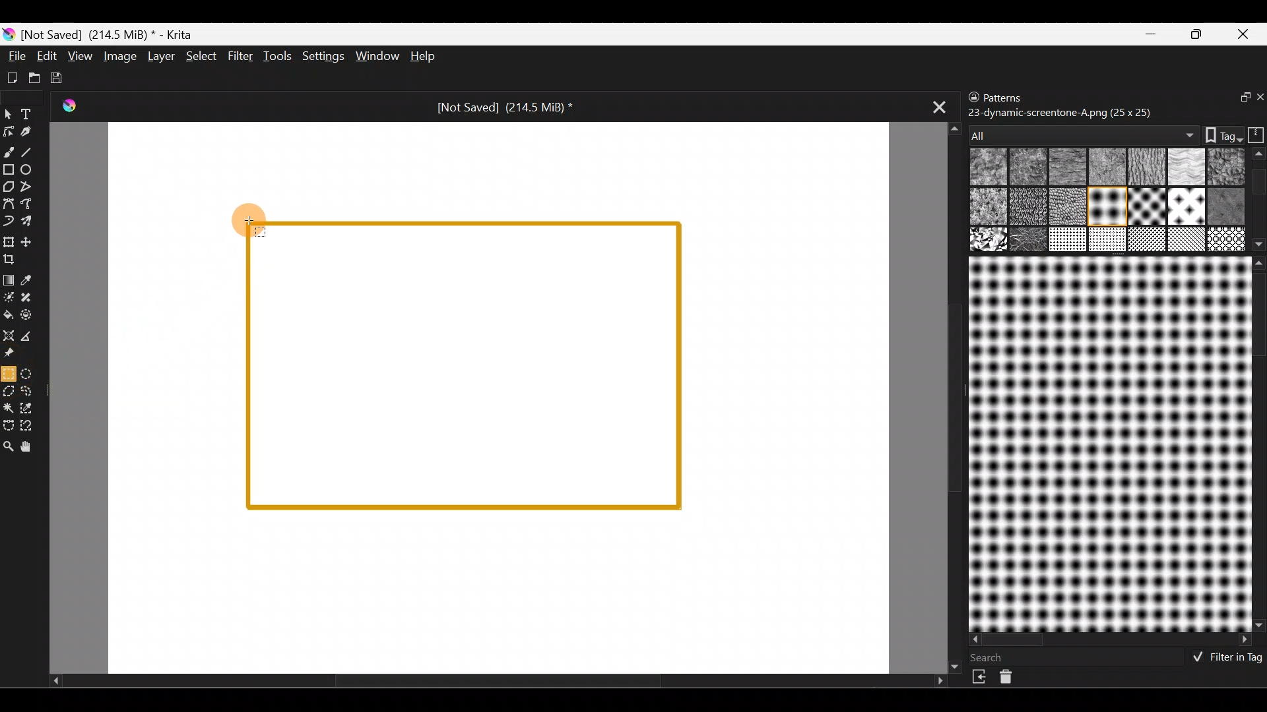 This screenshot has height=712, width=1267. Describe the element at coordinates (1247, 33) in the screenshot. I see `Close` at that location.